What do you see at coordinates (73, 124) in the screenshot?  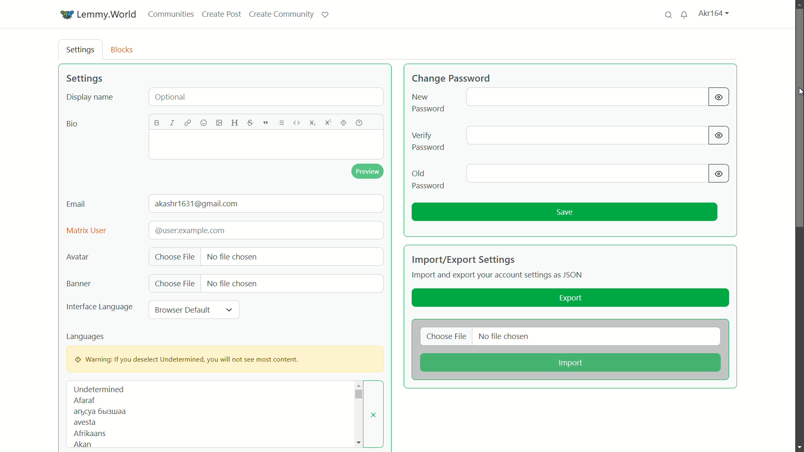 I see `bio` at bounding box center [73, 124].